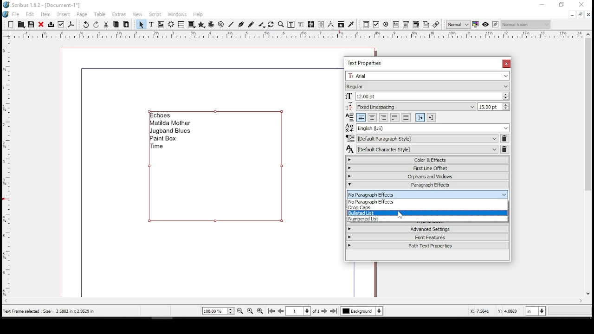  What do you see at coordinates (291, 301) in the screenshot?
I see `scroll bar` at bounding box center [291, 301].